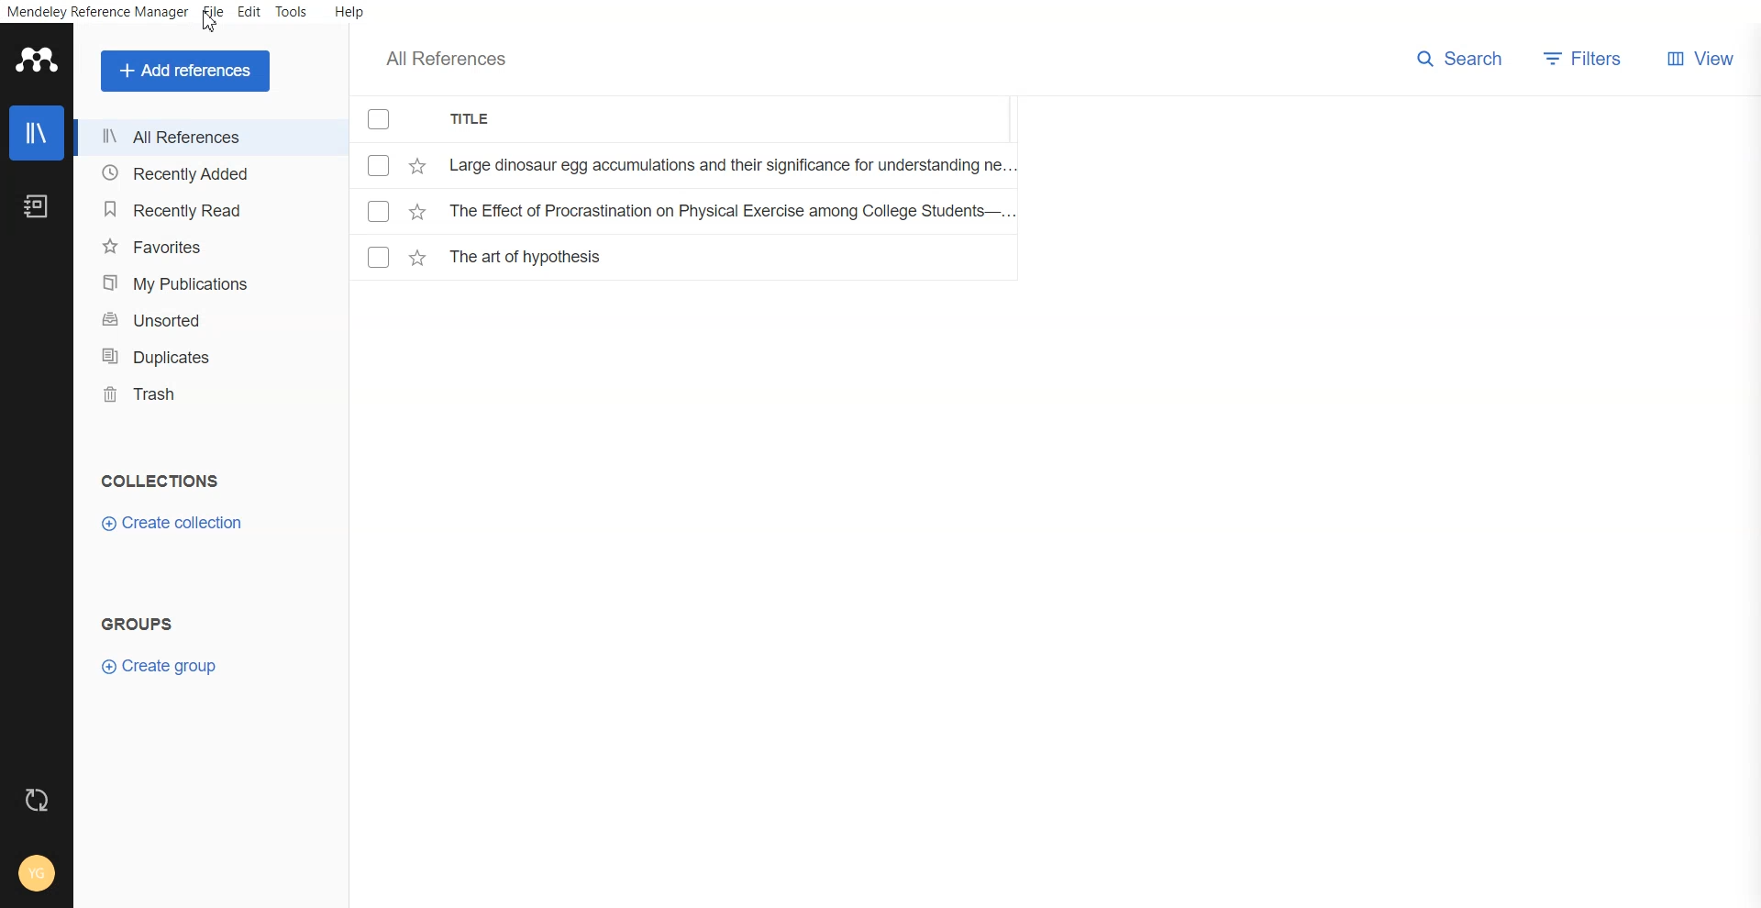  Describe the element at coordinates (688, 164) in the screenshot. I see `File` at that location.